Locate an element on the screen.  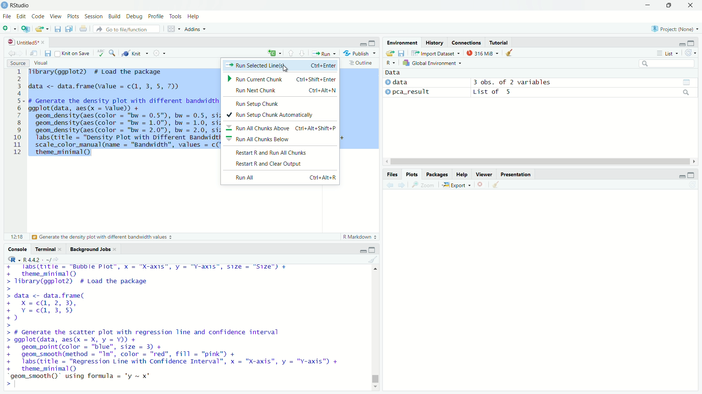
insert a new code/chunk is located at coordinates (274, 53).